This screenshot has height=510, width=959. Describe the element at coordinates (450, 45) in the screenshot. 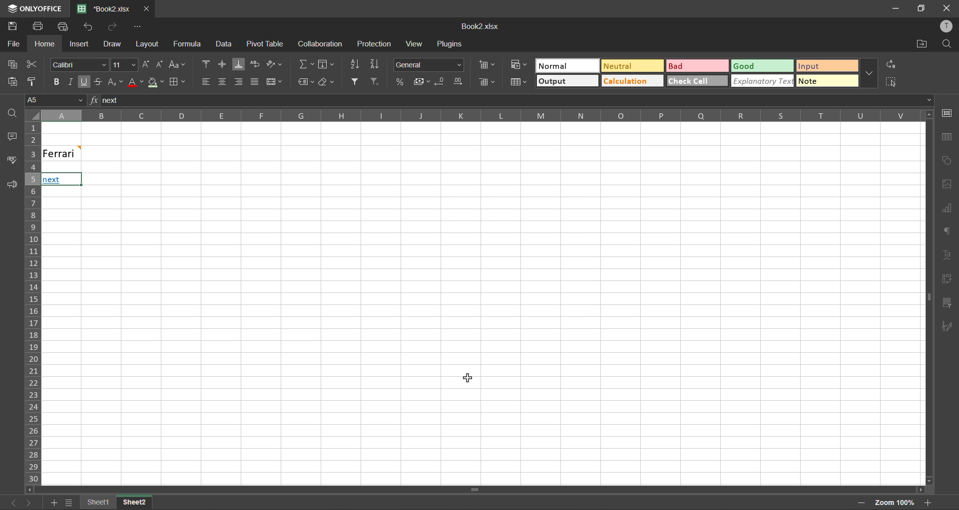

I see `plugins` at that location.